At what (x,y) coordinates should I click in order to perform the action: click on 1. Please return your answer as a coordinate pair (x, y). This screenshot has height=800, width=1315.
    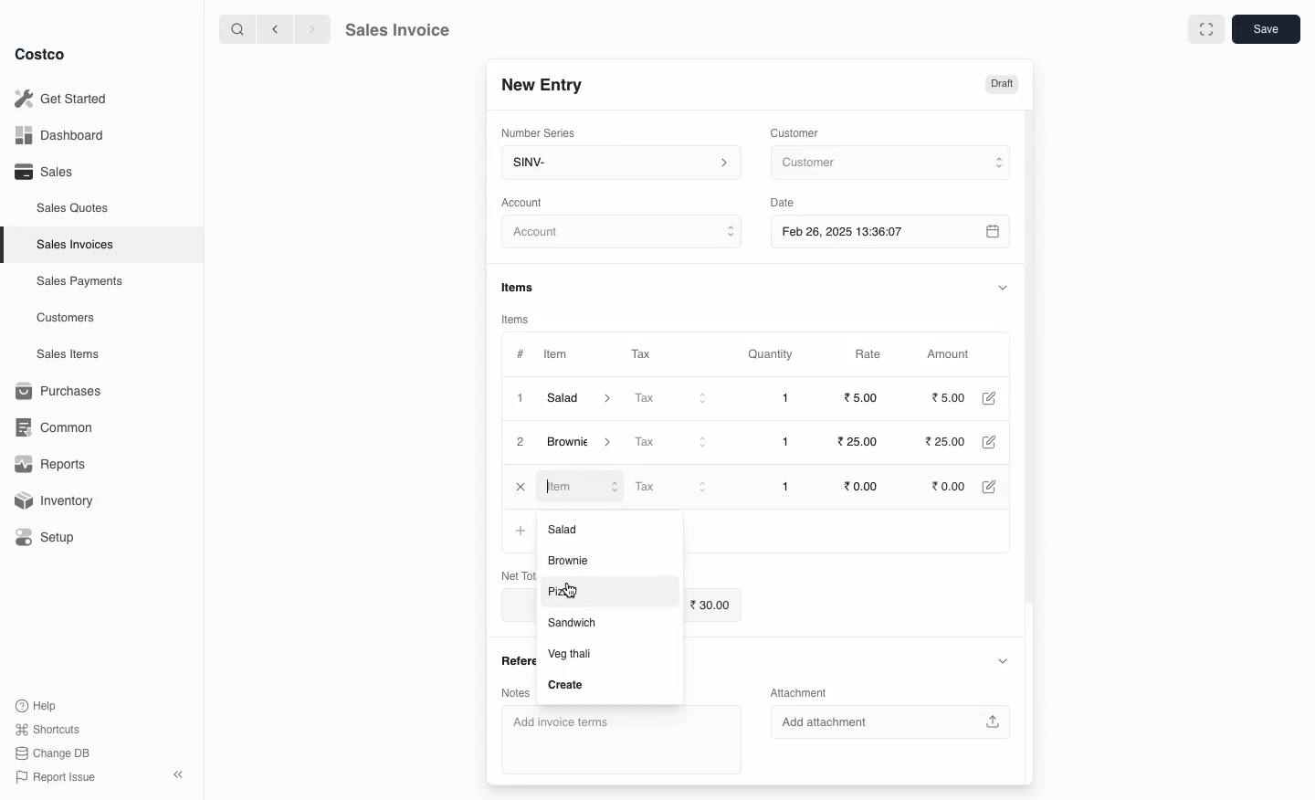
    Looking at the image, I should click on (785, 398).